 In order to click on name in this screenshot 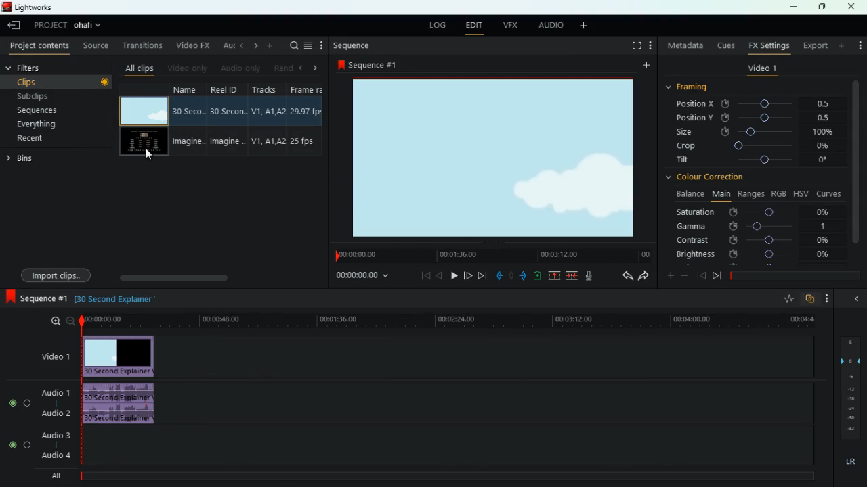, I will do `click(189, 120)`.